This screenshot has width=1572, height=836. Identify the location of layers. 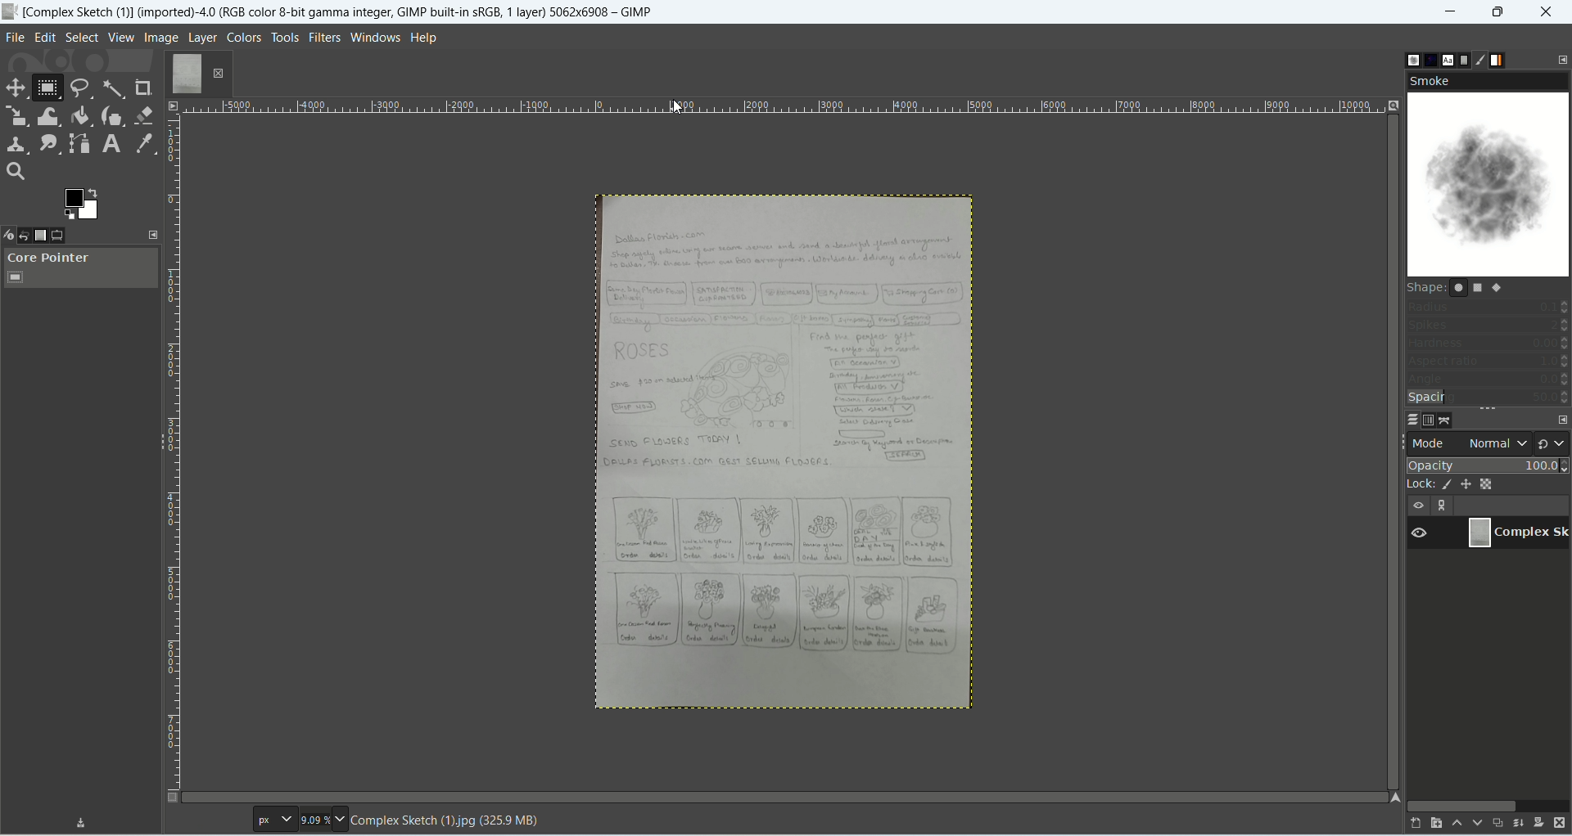
(1412, 420).